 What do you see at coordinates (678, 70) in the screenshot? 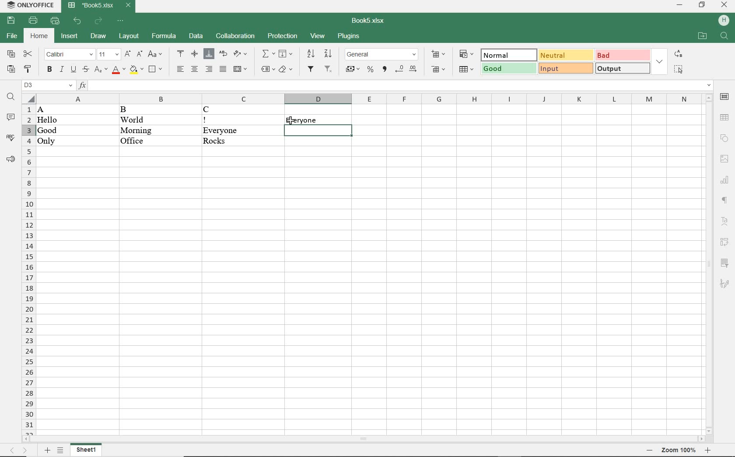
I see `select all` at bounding box center [678, 70].